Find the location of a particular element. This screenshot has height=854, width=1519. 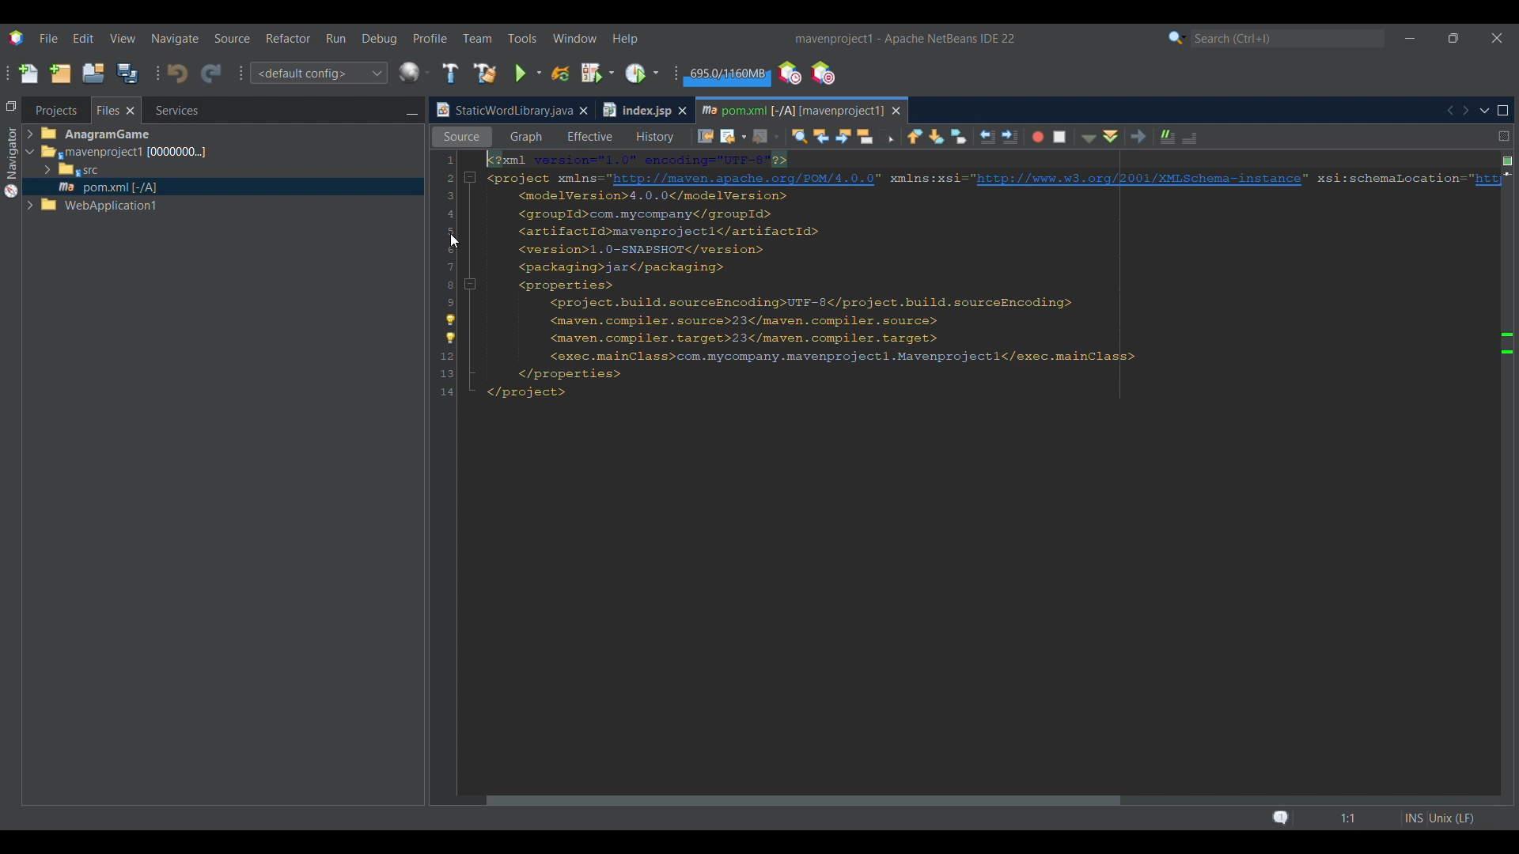

Build main project is located at coordinates (450, 73).